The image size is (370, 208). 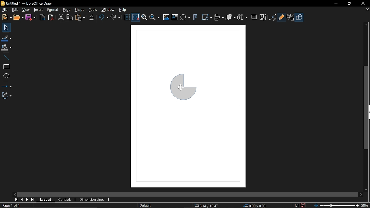 What do you see at coordinates (273, 17) in the screenshot?
I see `Toggle ` at bounding box center [273, 17].